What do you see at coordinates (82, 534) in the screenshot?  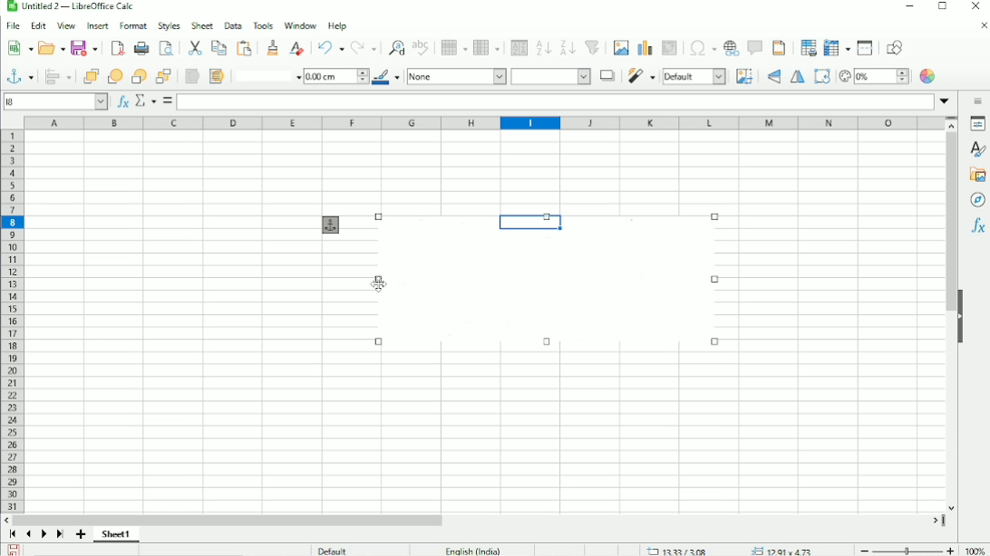 I see `Add sheet` at bounding box center [82, 534].